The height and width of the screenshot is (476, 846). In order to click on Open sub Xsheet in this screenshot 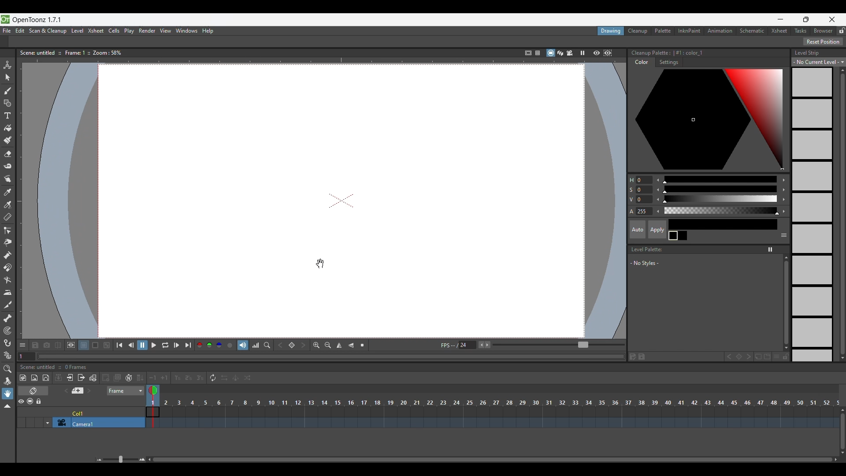, I will do `click(70, 378)`.